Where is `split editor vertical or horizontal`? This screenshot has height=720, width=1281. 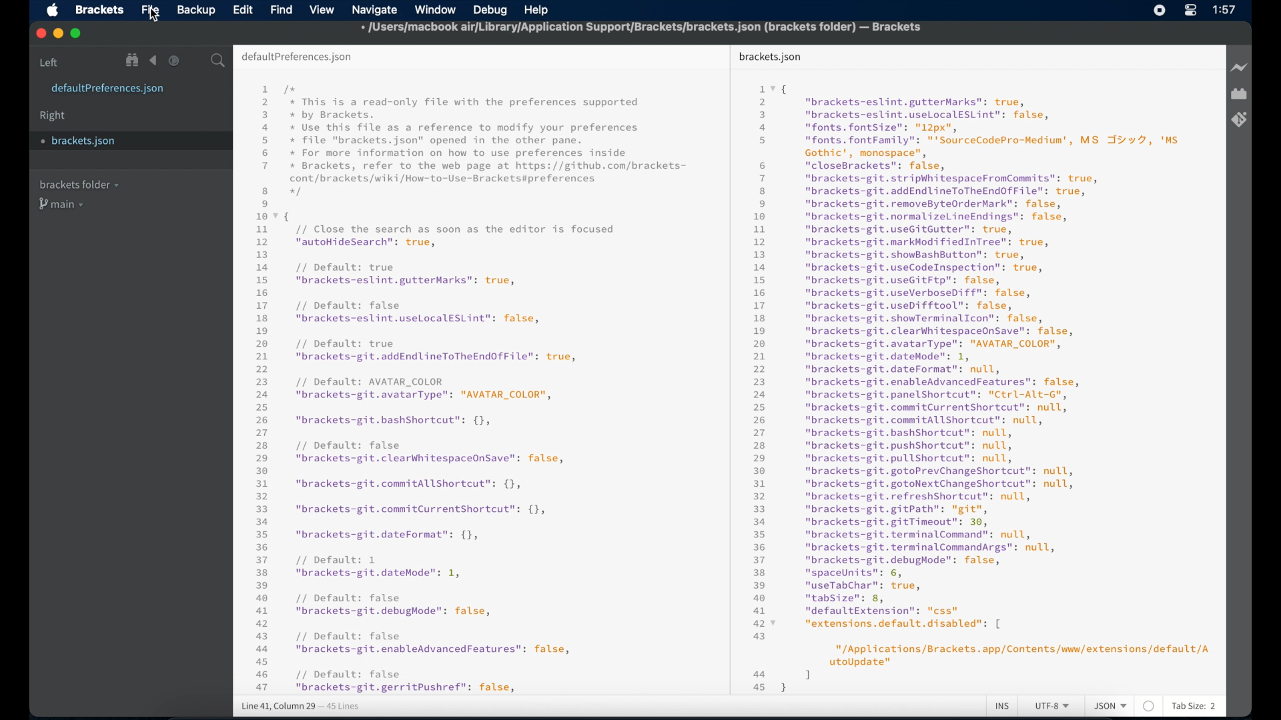
split editor vertical or horizontal is located at coordinates (195, 61).